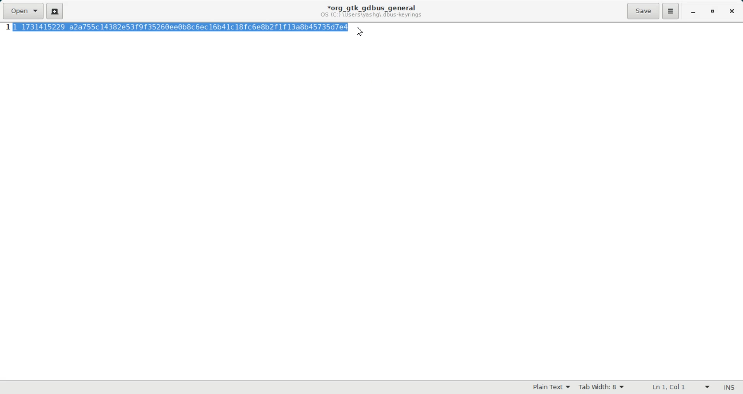  Describe the element at coordinates (672, 387) in the screenshot. I see `Text Wrapping` at that location.